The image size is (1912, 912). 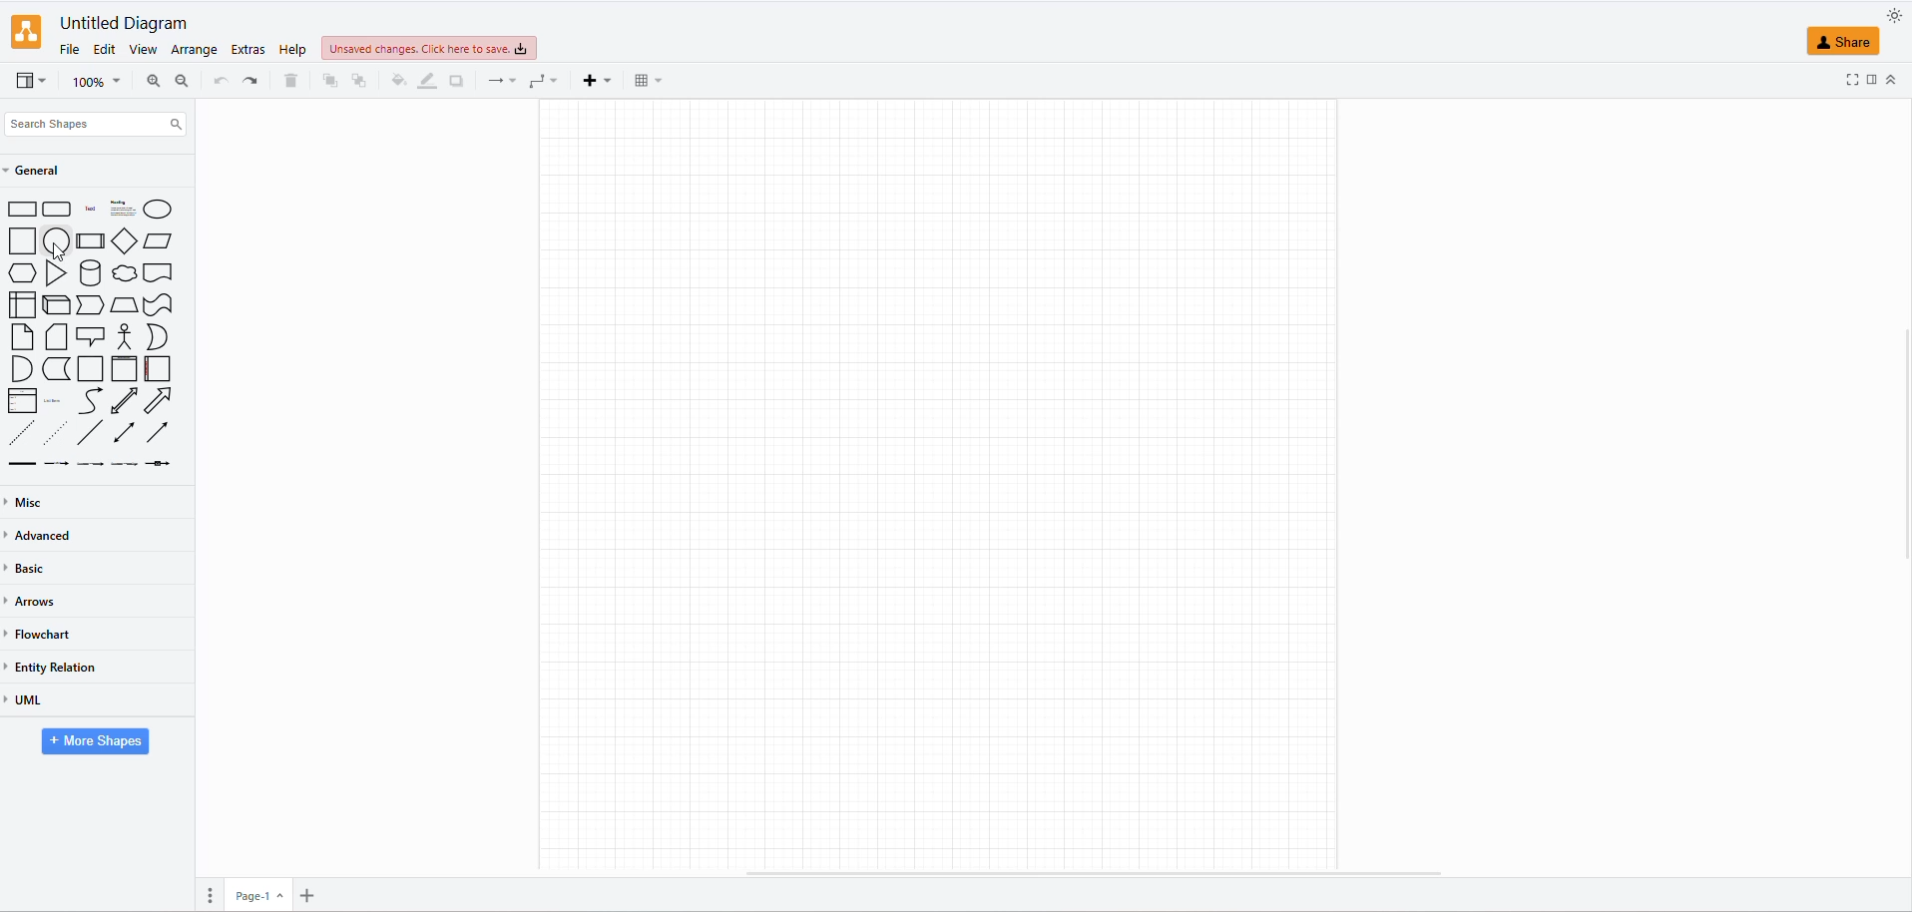 What do you see at coordinates (20, 369) in the screenshot?
I see `AND` at bounding box center [20, 369].